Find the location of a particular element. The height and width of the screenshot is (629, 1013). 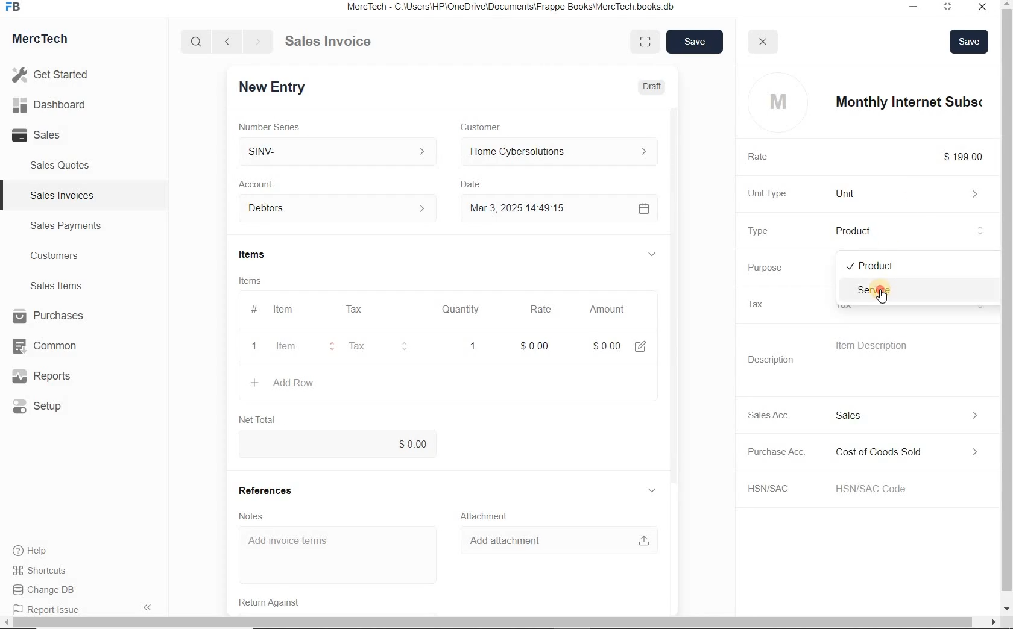

Tax is located at coordinates (767, 304).